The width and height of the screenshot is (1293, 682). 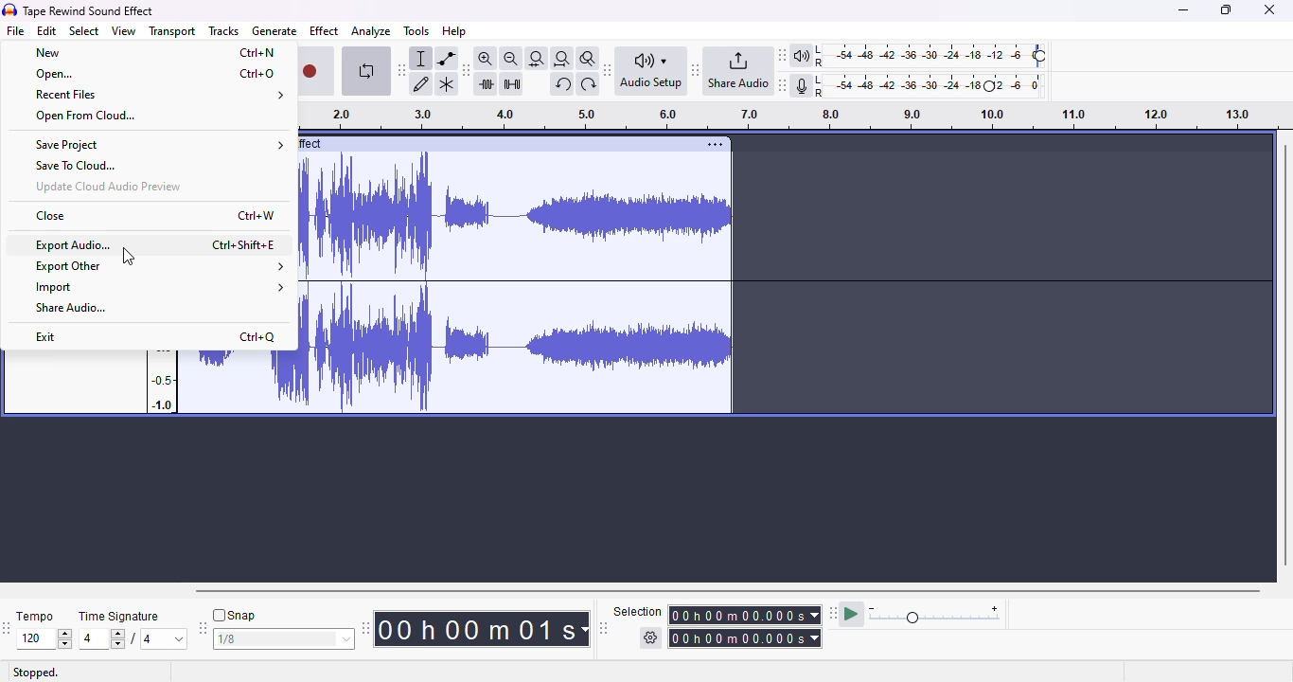 I want to click on transport, so click(x=173, y=31).